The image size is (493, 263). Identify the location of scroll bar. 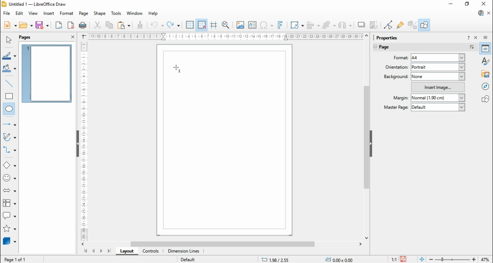
(224, 244).